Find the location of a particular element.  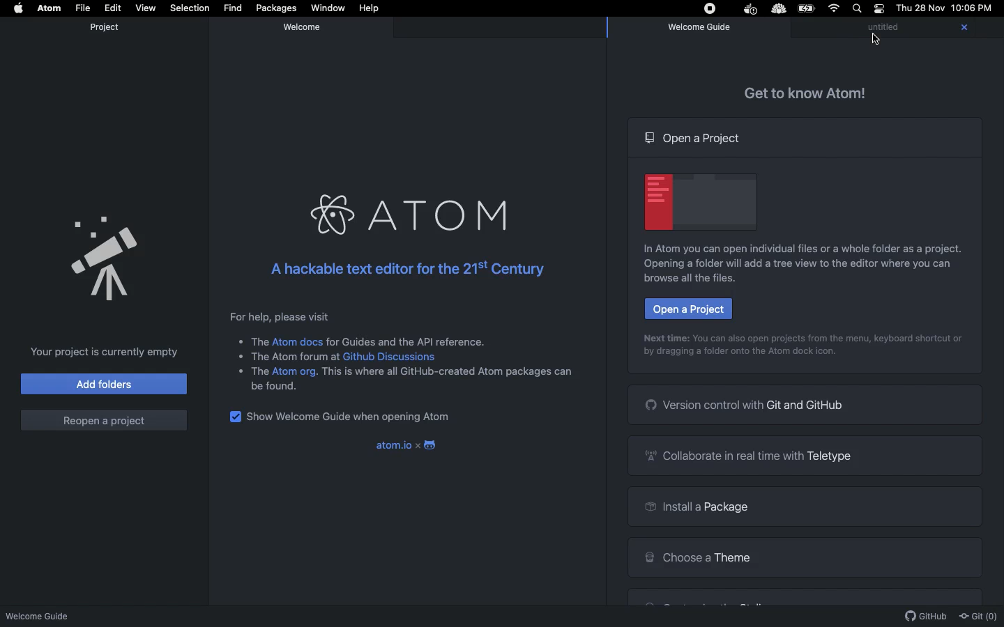

Version control with Git is located at coordinates (803, 405).